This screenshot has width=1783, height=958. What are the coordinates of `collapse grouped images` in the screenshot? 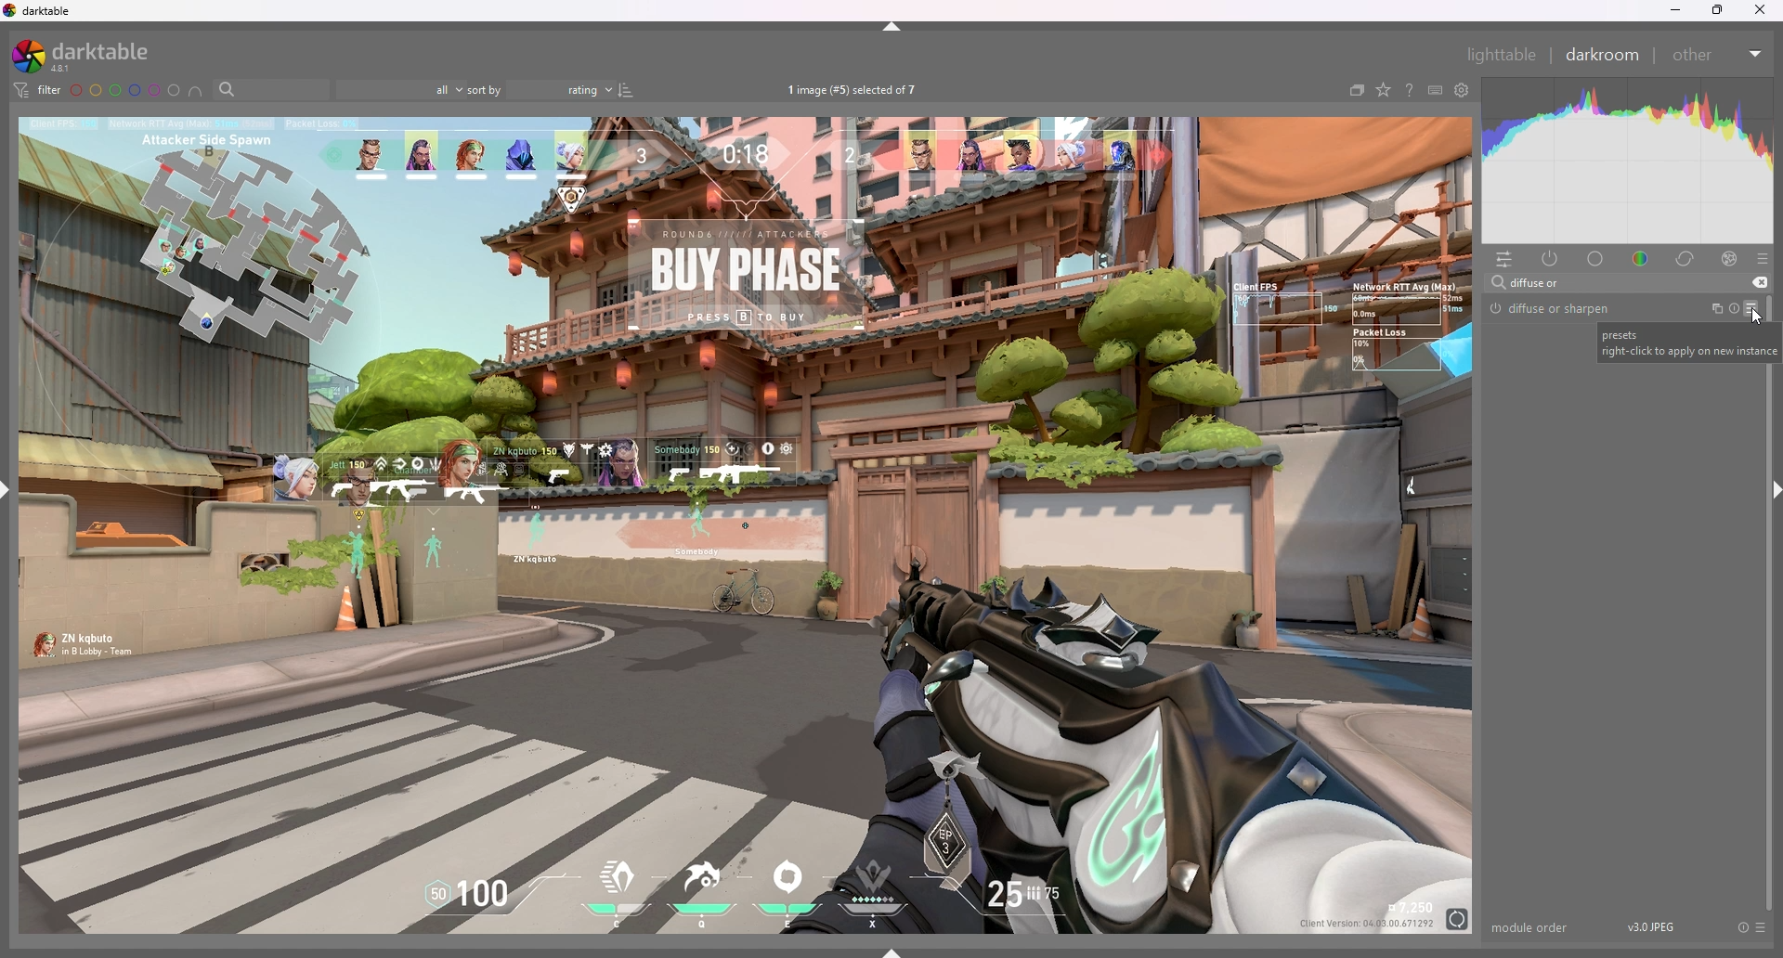 It's located at (1357, 90).